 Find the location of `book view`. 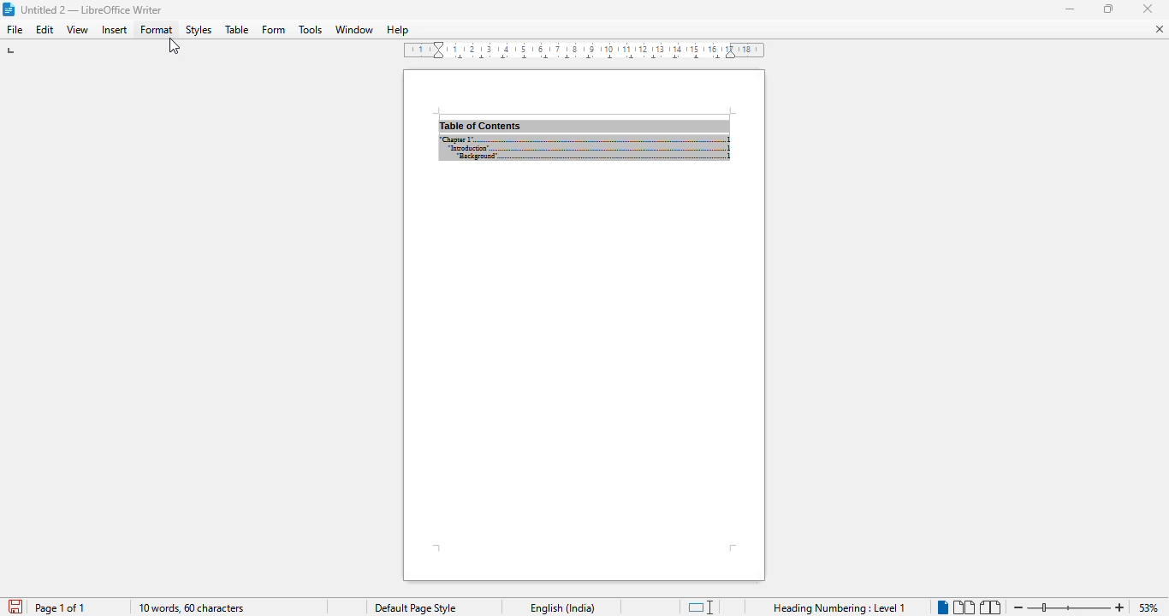

book view is located at coordinates (989, 607).